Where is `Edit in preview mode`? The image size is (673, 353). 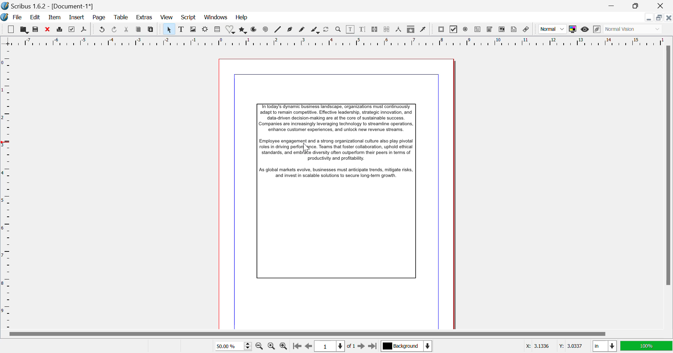 Edit in preview mode is located at coordinates (596, 29).